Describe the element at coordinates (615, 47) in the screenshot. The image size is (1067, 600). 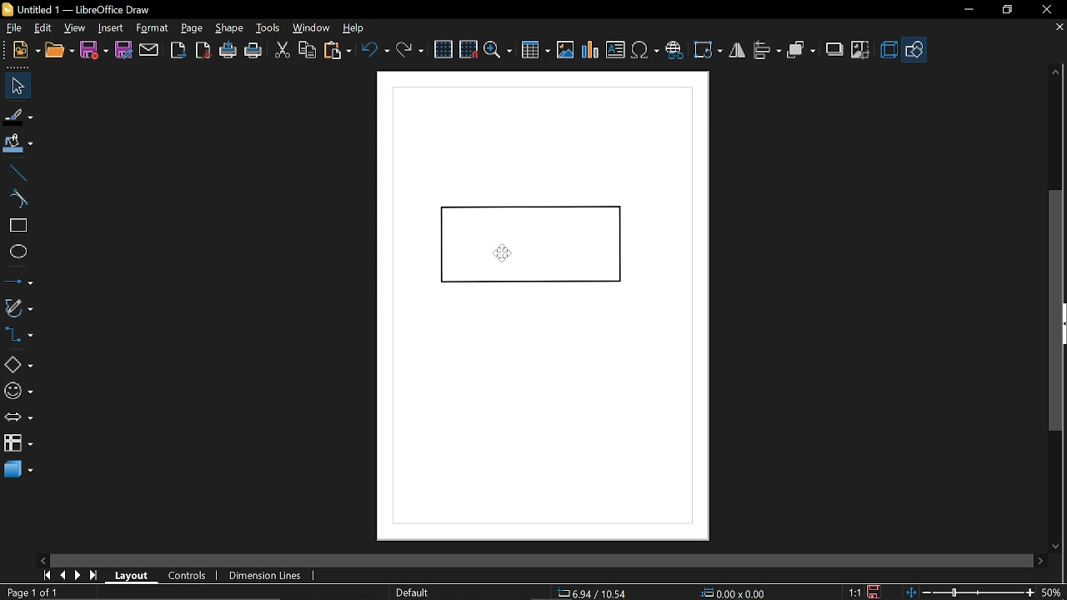
I see `Insert text` at that location.